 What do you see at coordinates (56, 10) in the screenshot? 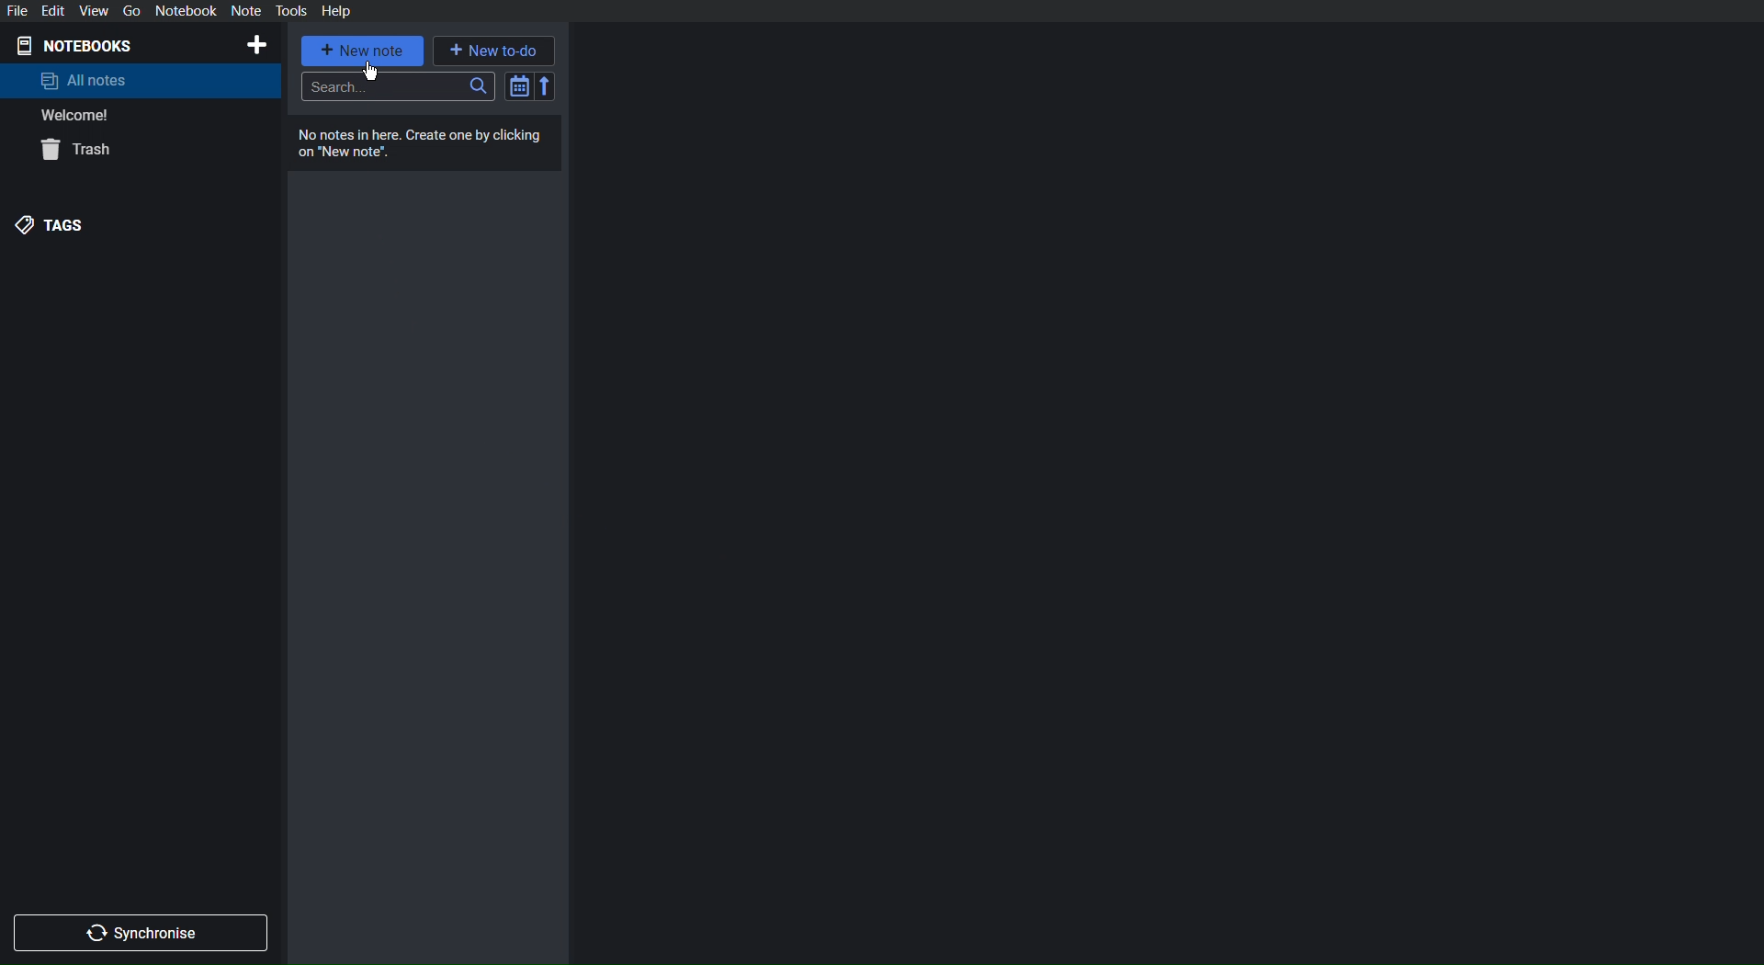
I see `Edit` at bounding box center [56, 10].